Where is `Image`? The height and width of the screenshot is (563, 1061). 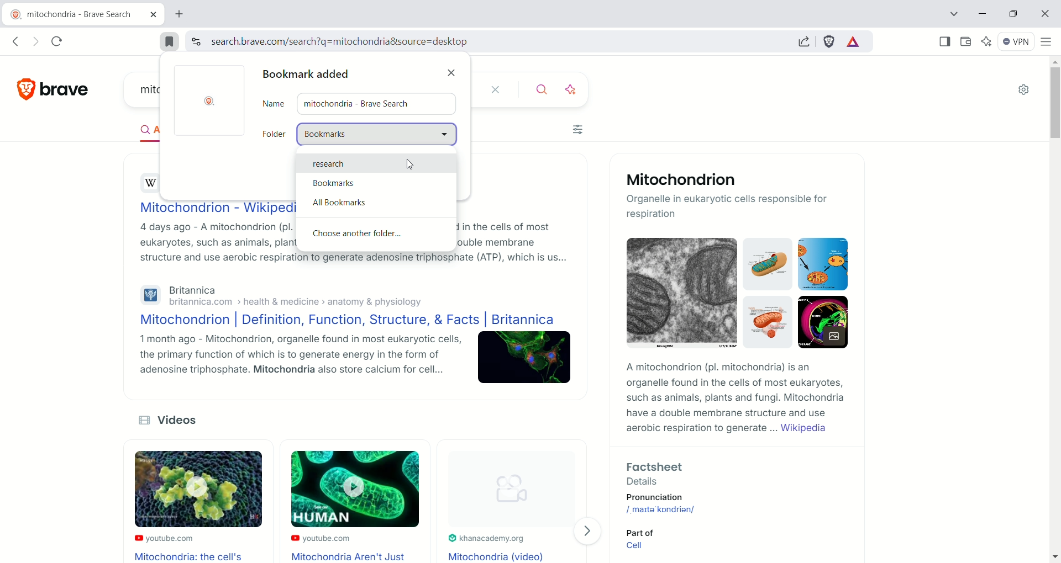 Image is located at coordinates (525, 360).